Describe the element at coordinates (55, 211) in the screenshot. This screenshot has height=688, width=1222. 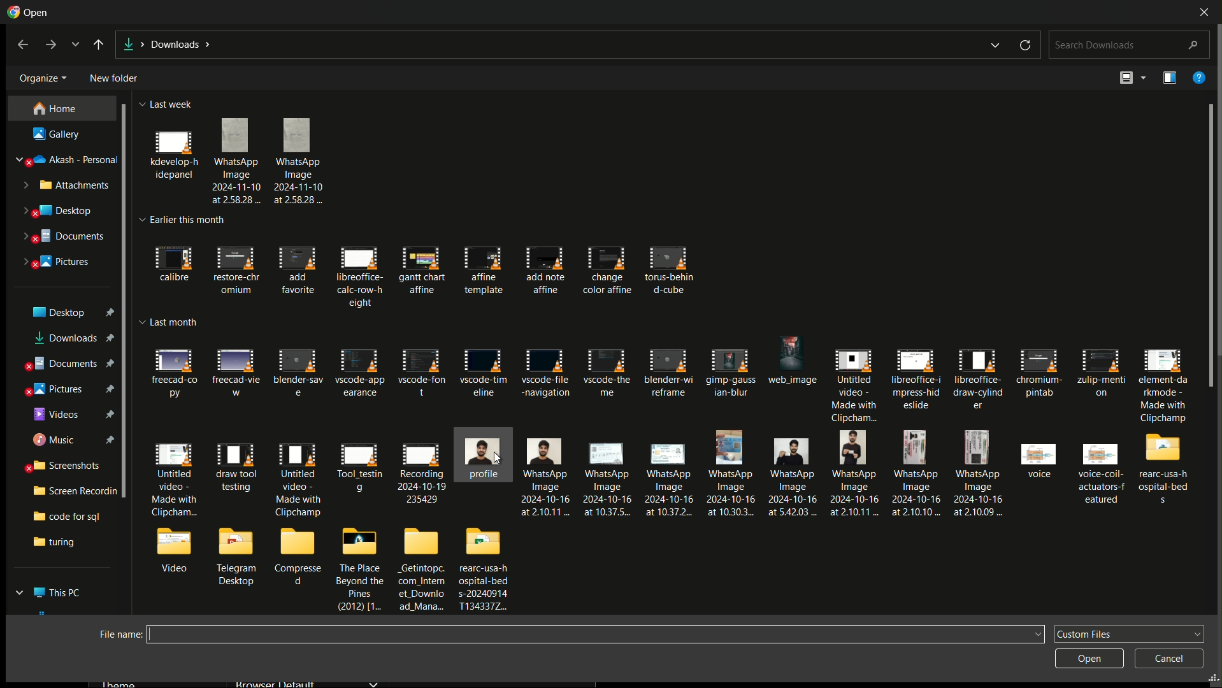
I see `desktop` at that location.